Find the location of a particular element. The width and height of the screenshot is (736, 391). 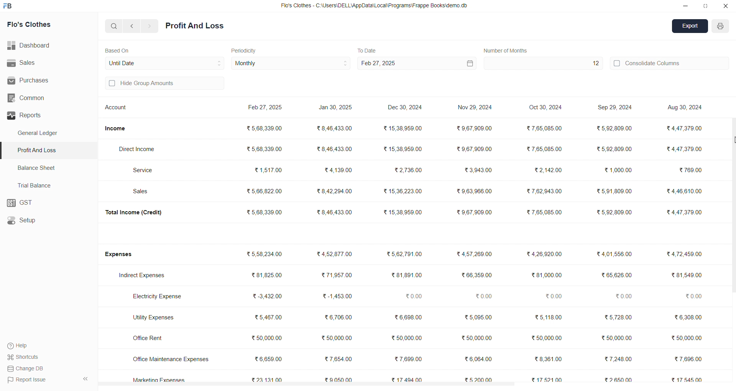

Sales is located at coordinates (144, 192).